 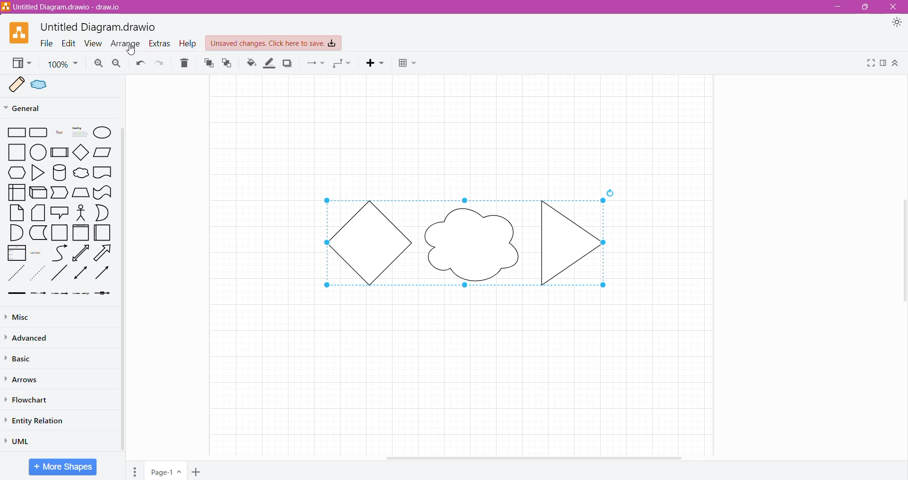 What do you see at coordinates (869, 64) in the screenshot?
I see `Fullscreen` at bounding box center [869, 64].